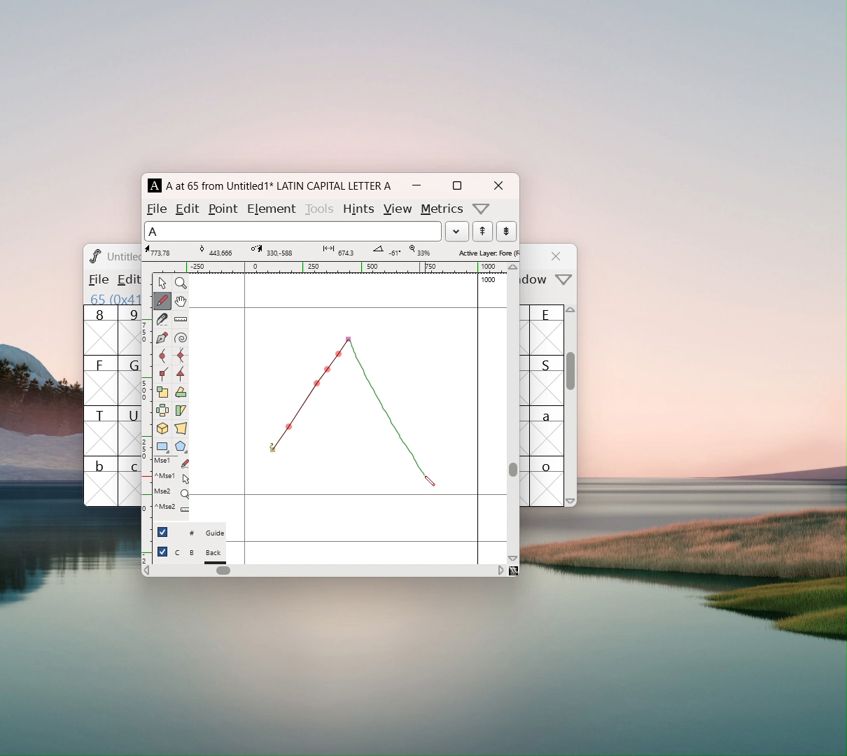 The height and width of the screenshot is (756, 847). Describe the element at coordinates (456, 185) in the screenshot. I see `maximize` at that location.